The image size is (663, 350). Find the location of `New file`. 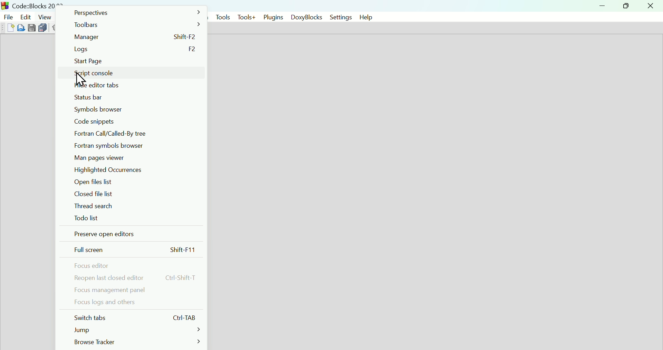

New file is located at coordinates (10, 28).